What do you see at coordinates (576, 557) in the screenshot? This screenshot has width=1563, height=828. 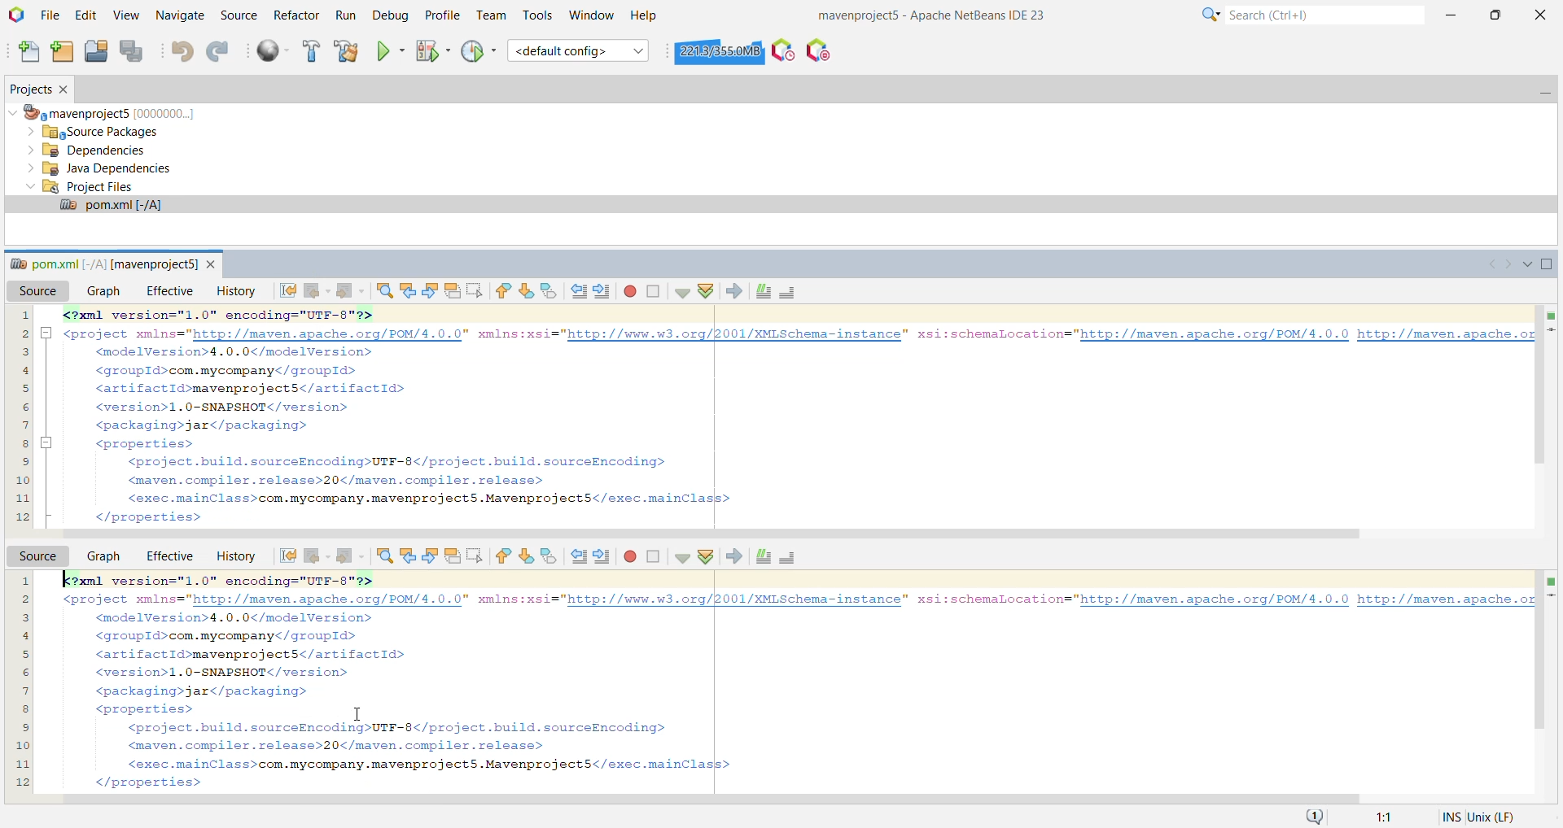 I see `Shift Line Left` at bounding box center [576, 557].